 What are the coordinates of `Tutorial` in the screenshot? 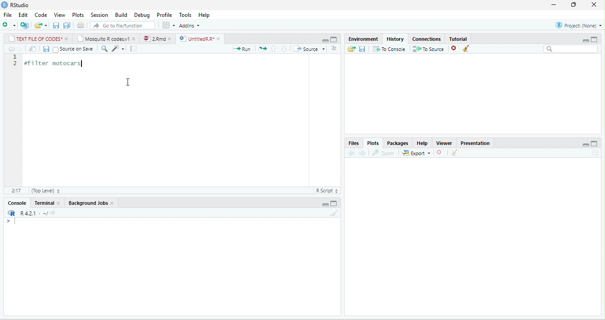 It's located at (458, 39).